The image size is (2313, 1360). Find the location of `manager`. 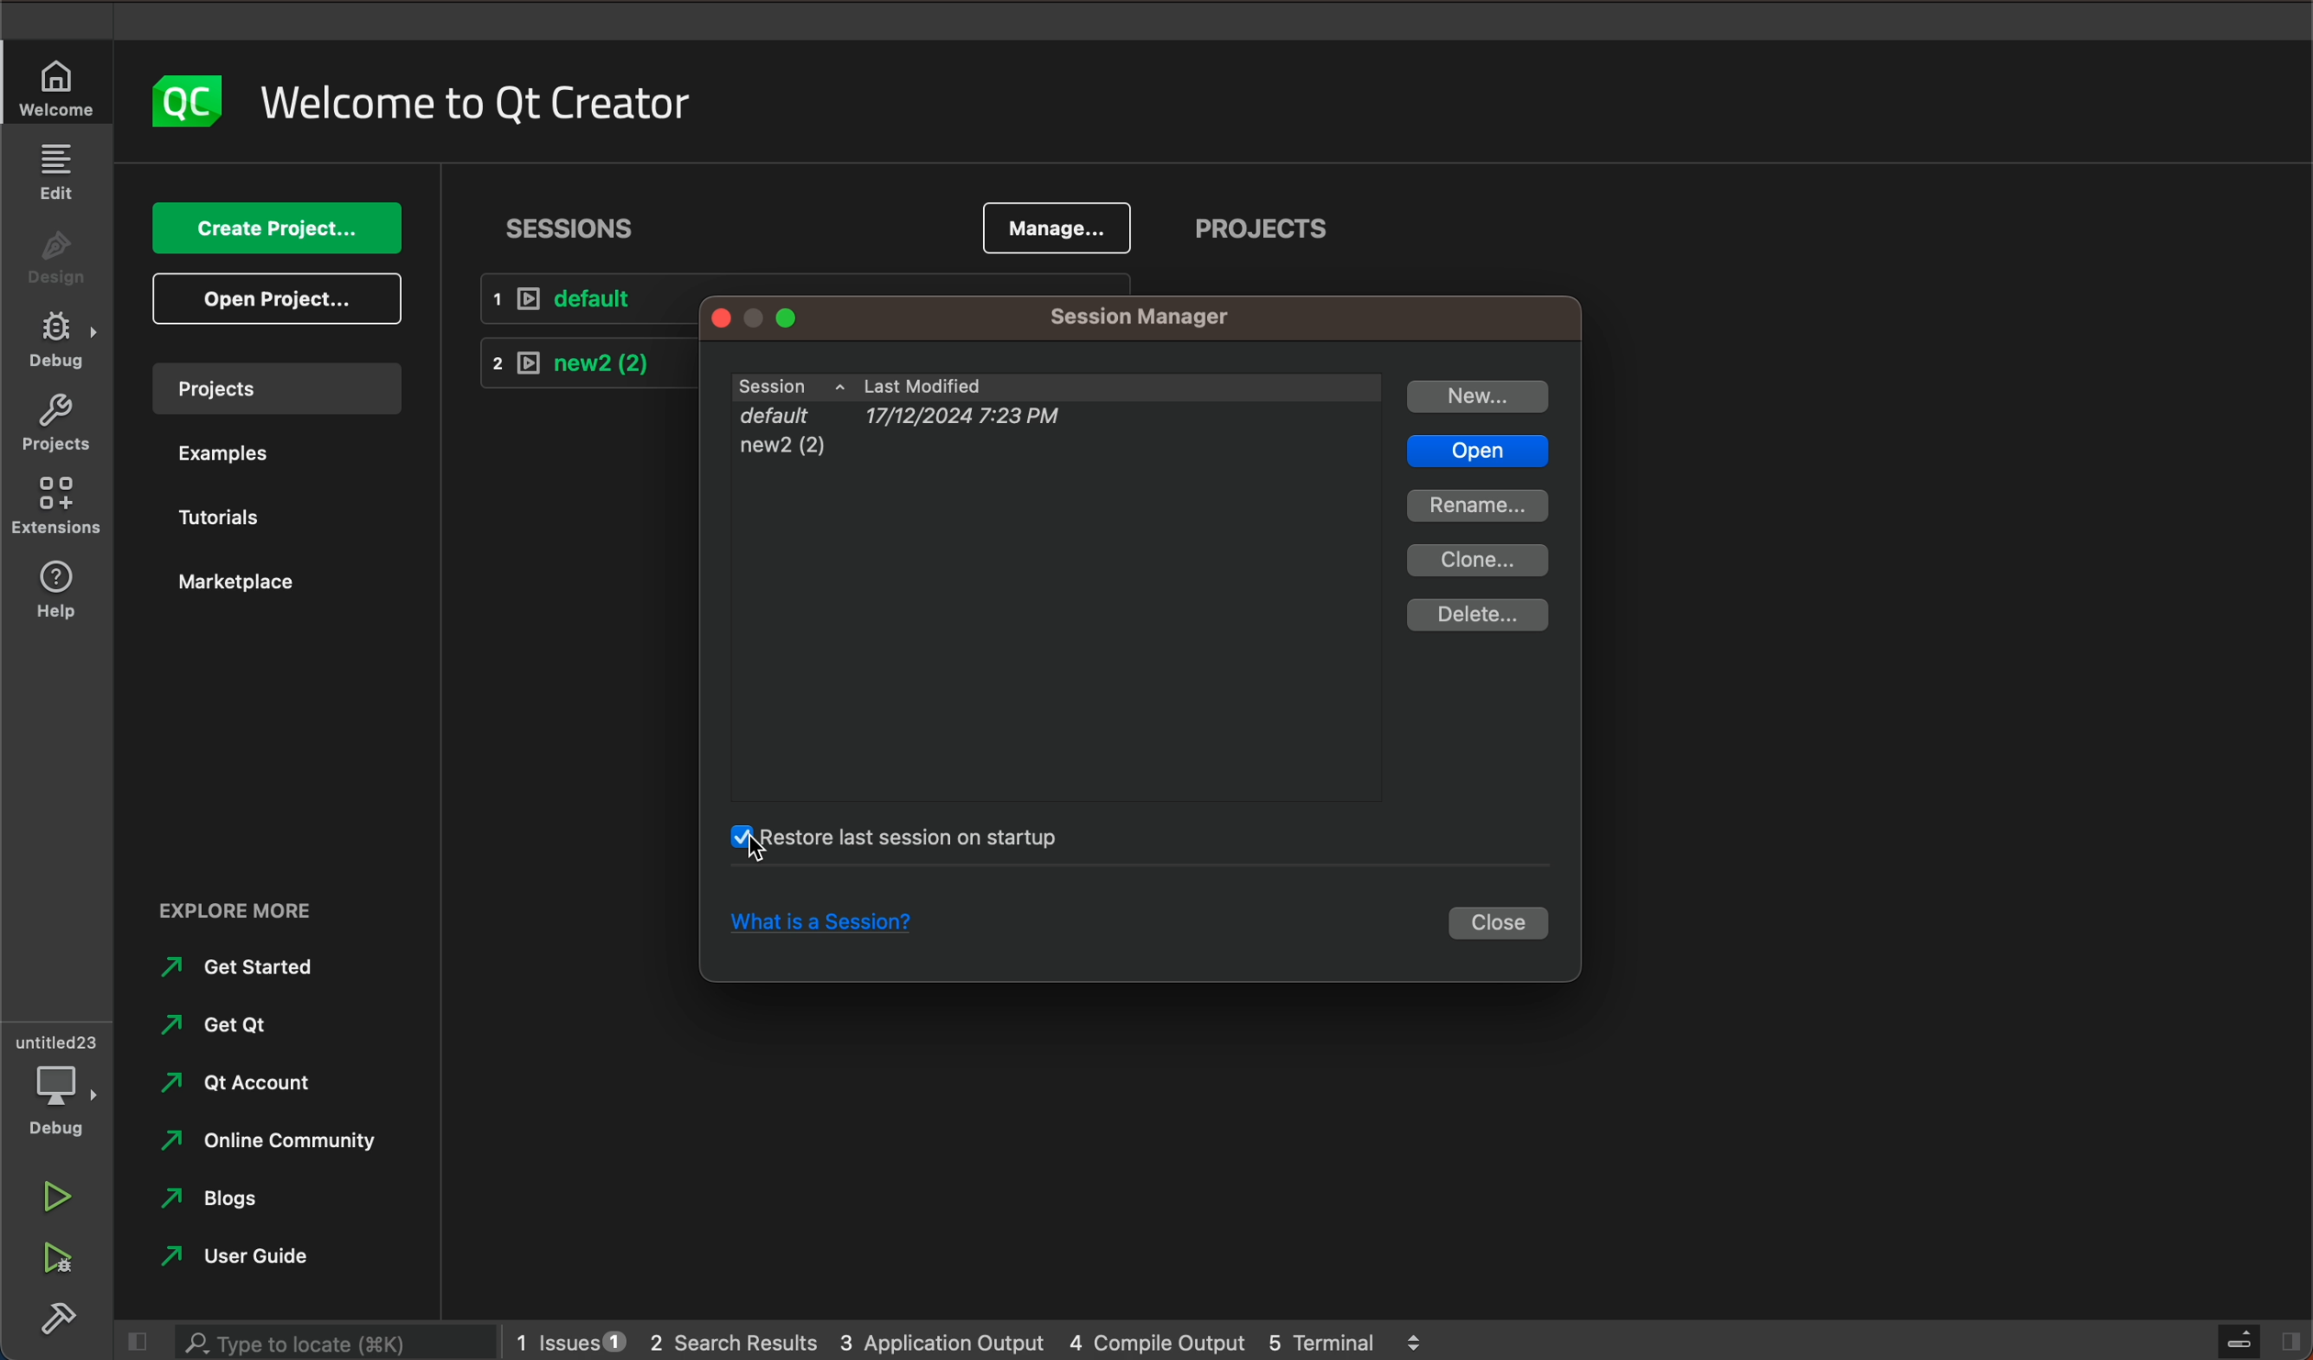

manager is located at coordinates (1150, 318).